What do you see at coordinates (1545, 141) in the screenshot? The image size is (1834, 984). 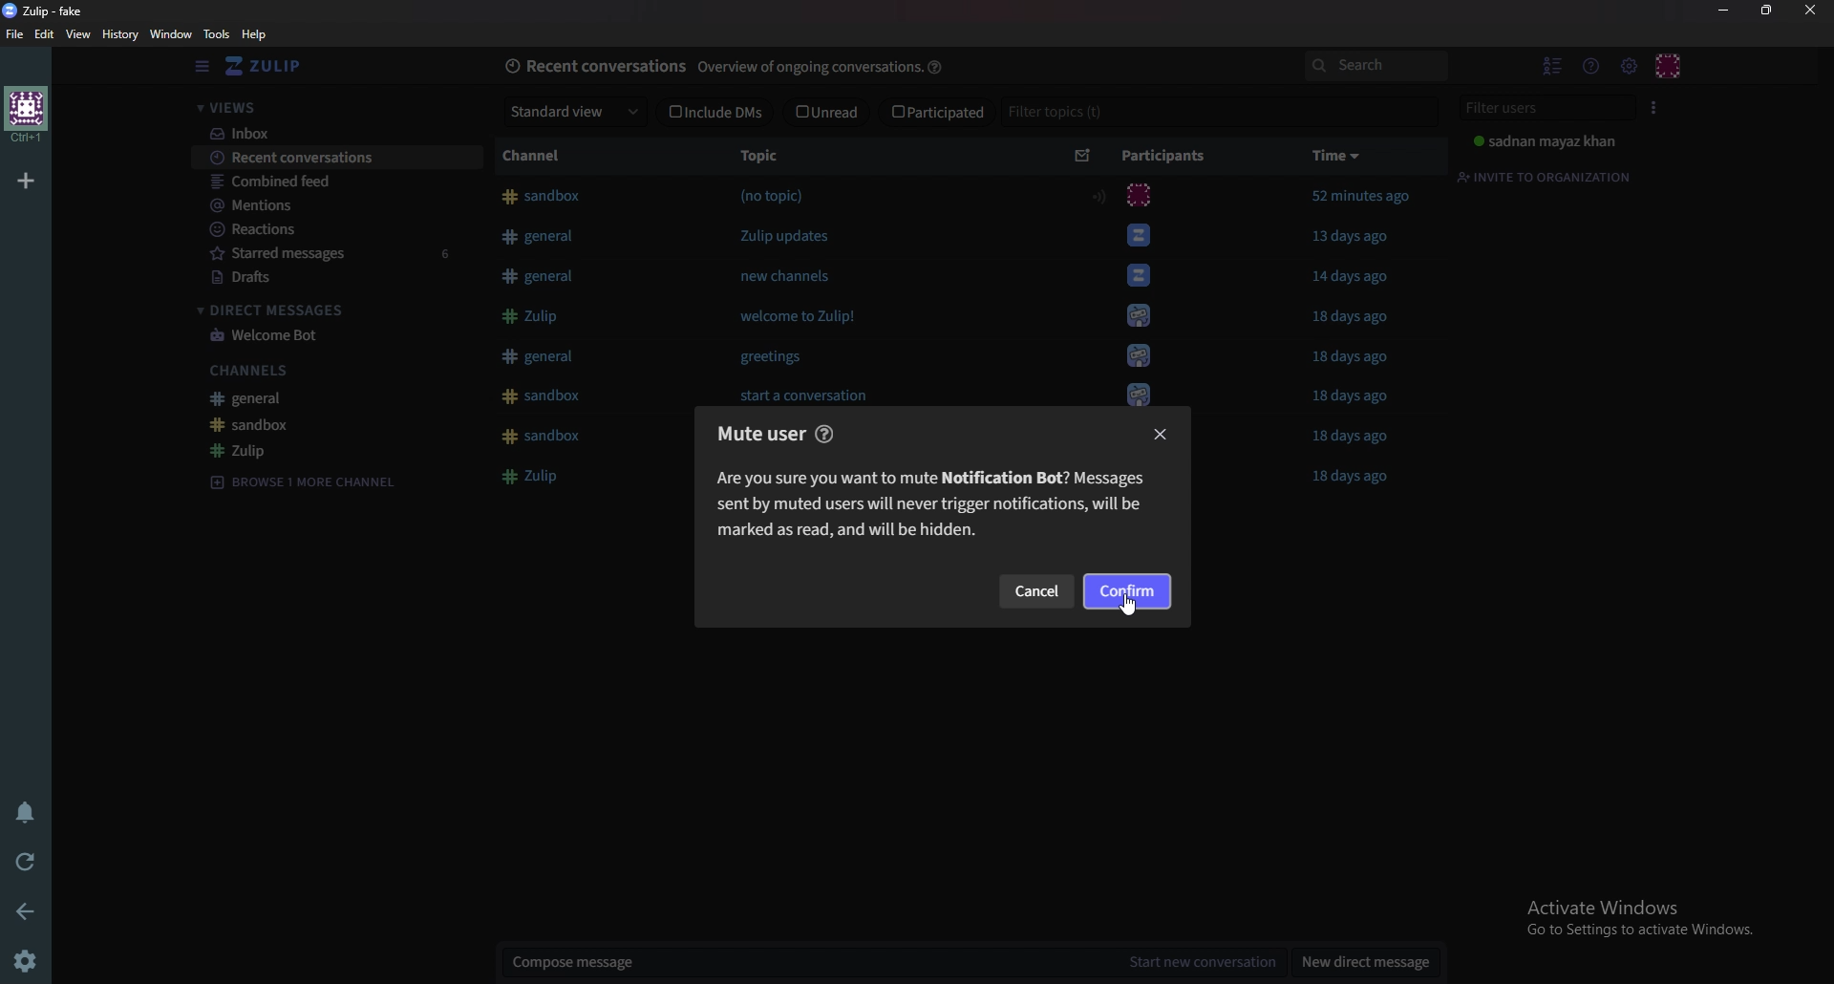 I see `sadnan mayaz khan` at bounding box center [1545, 141].